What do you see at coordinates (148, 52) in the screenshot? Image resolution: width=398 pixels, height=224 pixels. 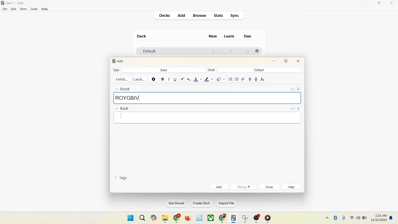 I see `default` at bounding box center [148, 52].